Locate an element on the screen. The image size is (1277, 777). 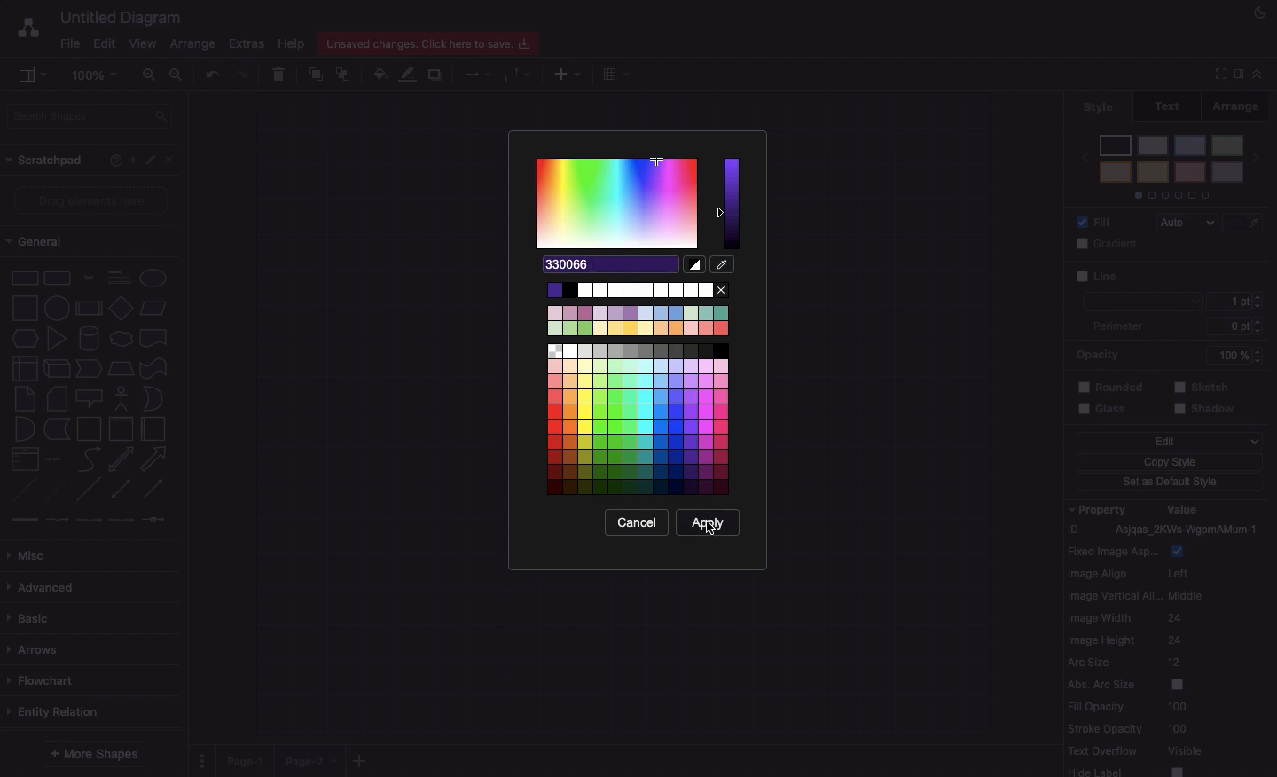
tape is located at coordinates (152, 368).